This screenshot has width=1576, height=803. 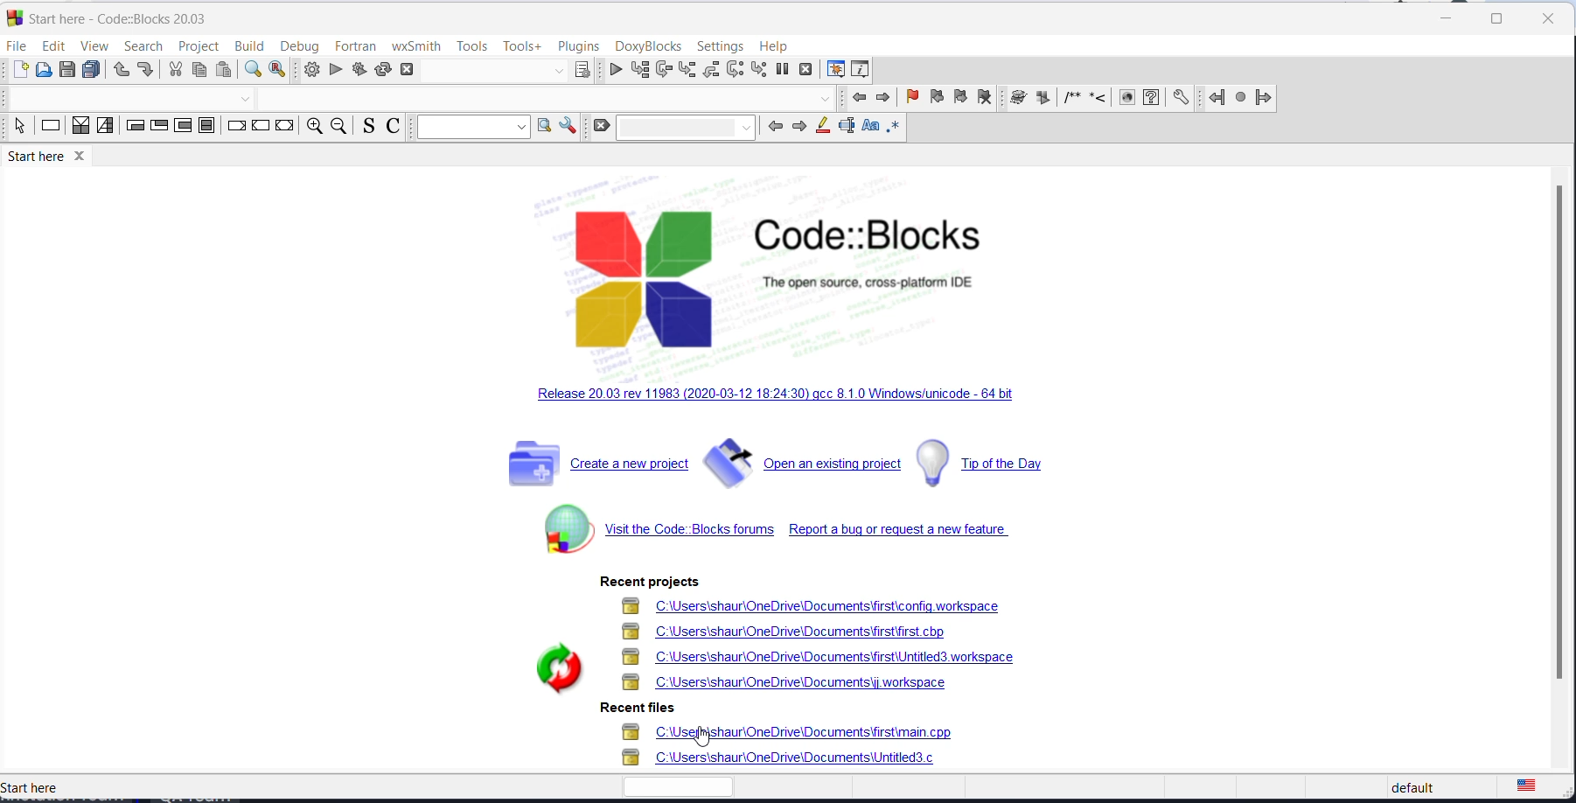 What do you see at coordinates (1503, 18) in the screenshot?
I see `maximize` at bounding box center [1503, 18].